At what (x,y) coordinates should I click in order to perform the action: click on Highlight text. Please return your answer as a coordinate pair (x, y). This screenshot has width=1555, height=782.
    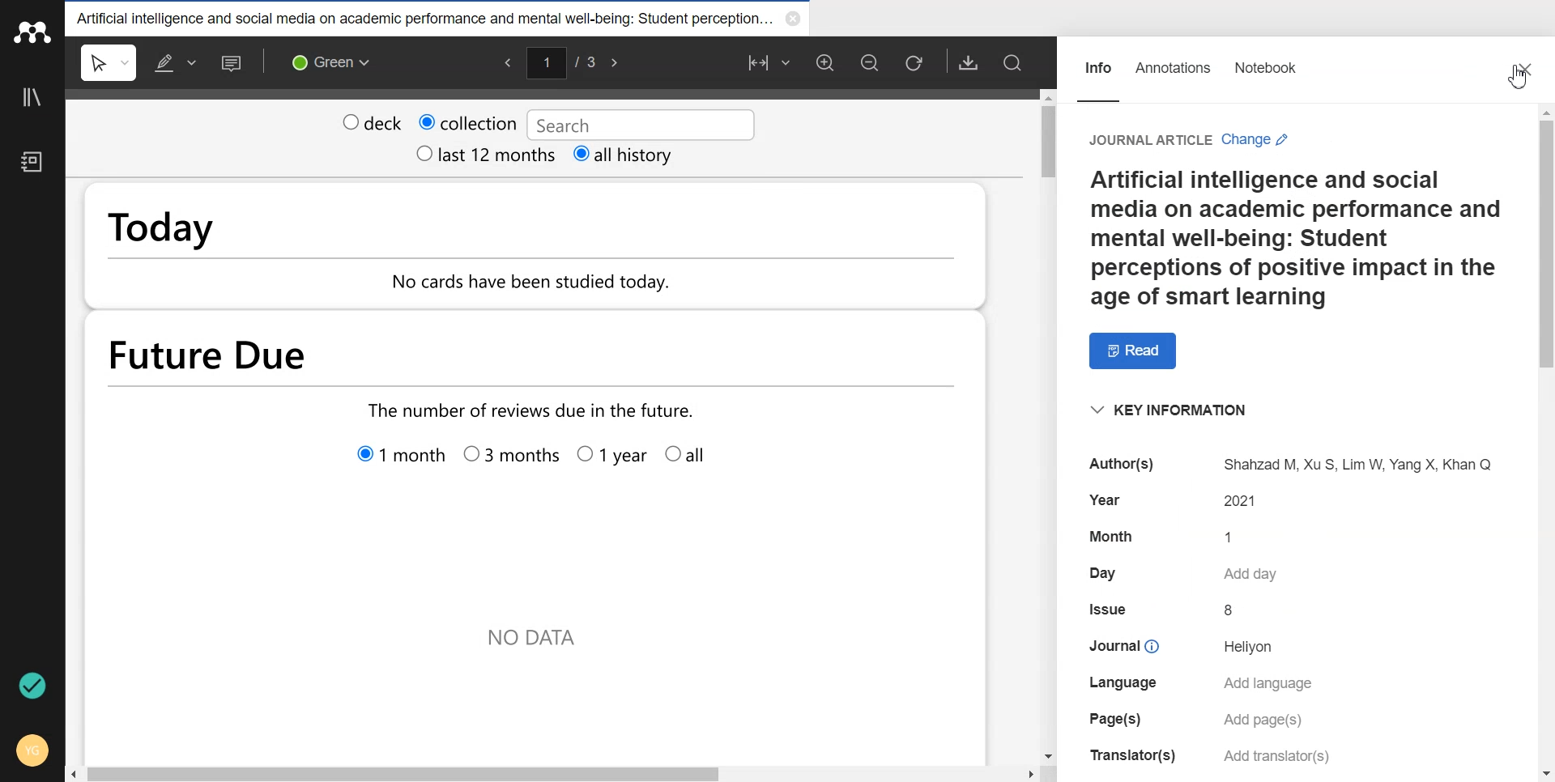
    Looking at the image, I should click on (176, 62).